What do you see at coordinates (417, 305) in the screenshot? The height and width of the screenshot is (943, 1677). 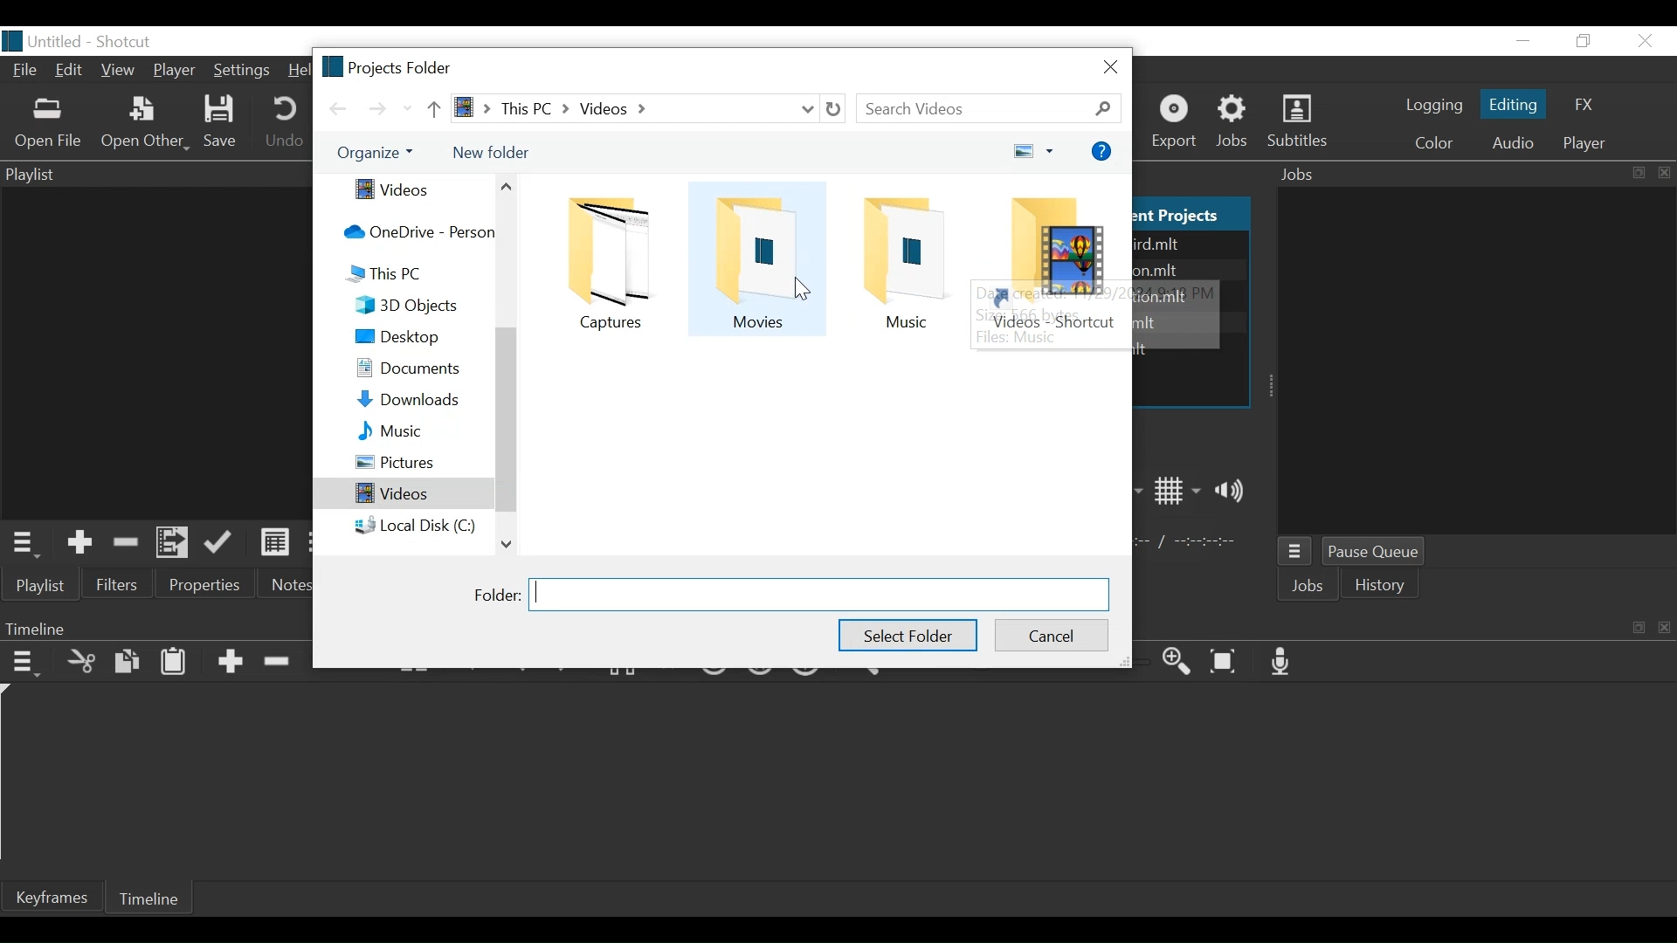 I see `3D Objects` at bounding box center [417, 305].